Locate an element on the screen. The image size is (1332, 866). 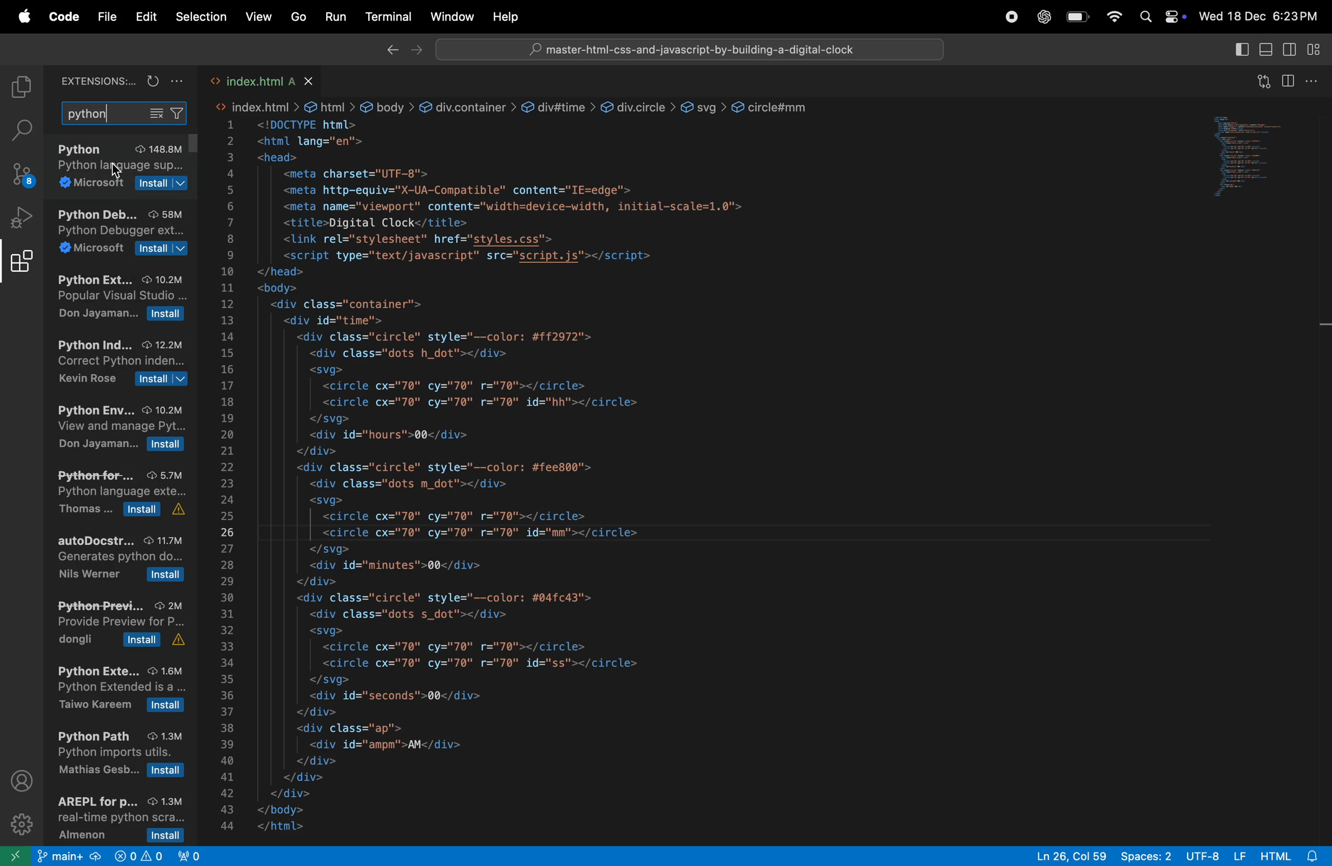
correct python is located at coordinates (119, 364).